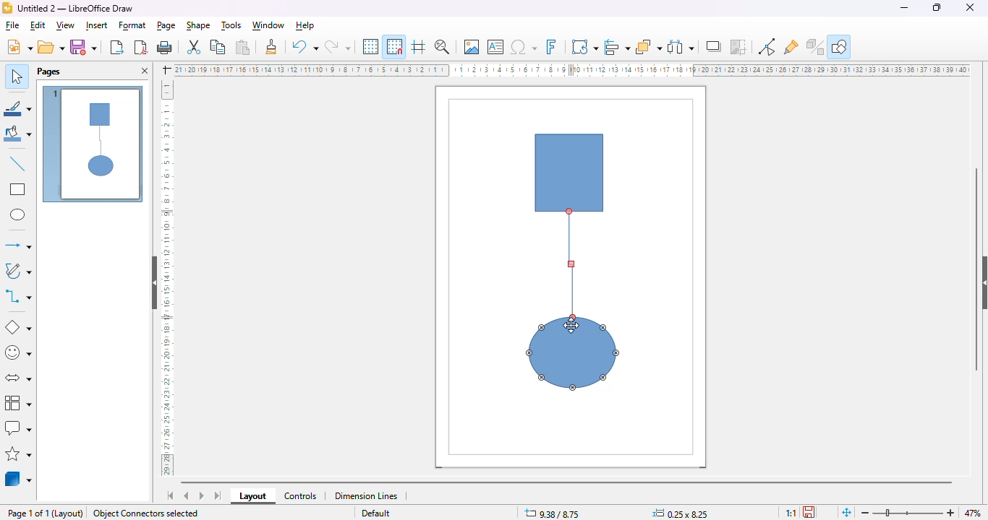 This screenshot has width=988, height=520. Describe the element at coordinates (13, 26) in the screenshot. I see `file` at that location.